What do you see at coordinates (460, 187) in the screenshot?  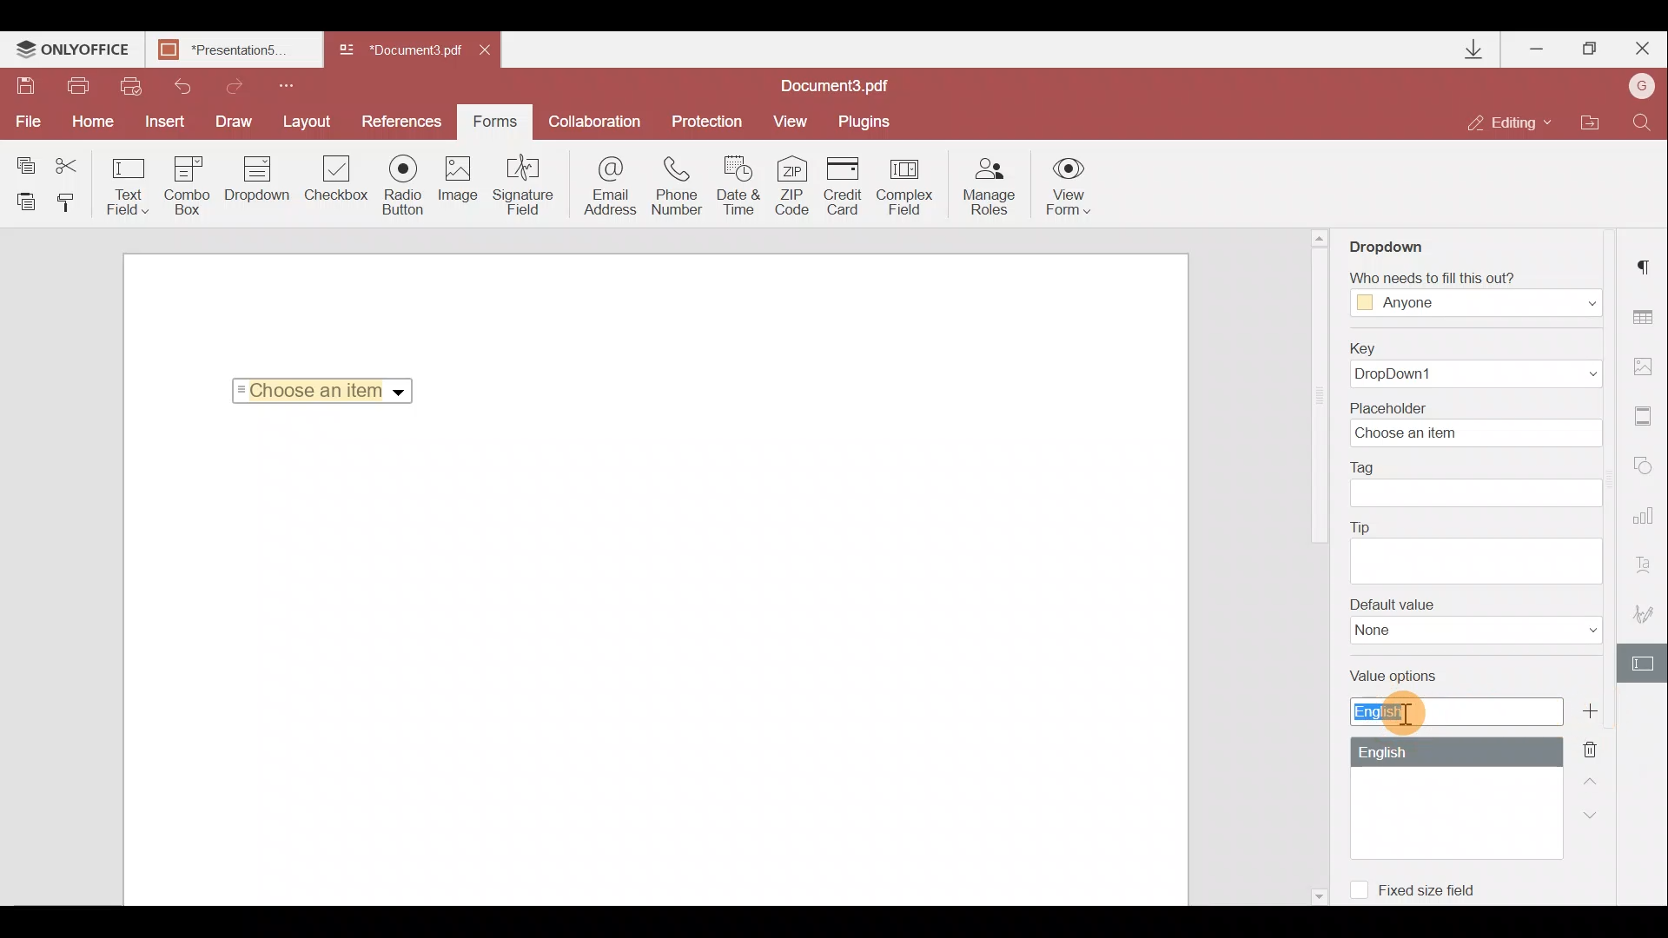 I see `Image` at bounding box center [460, 187].